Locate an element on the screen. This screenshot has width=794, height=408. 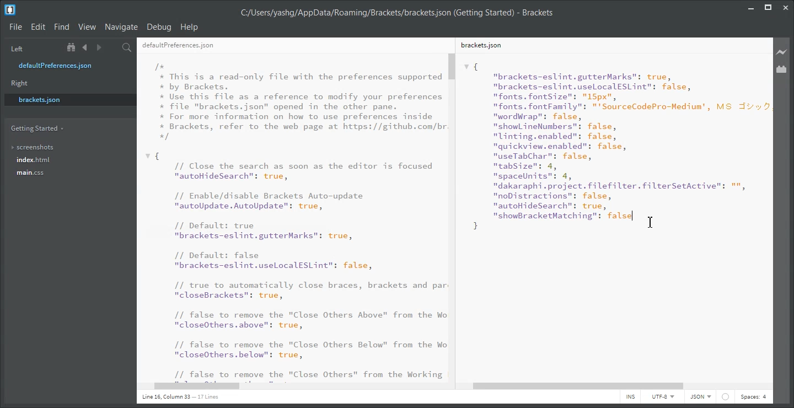
Debug is located at coordinates (159, 28).